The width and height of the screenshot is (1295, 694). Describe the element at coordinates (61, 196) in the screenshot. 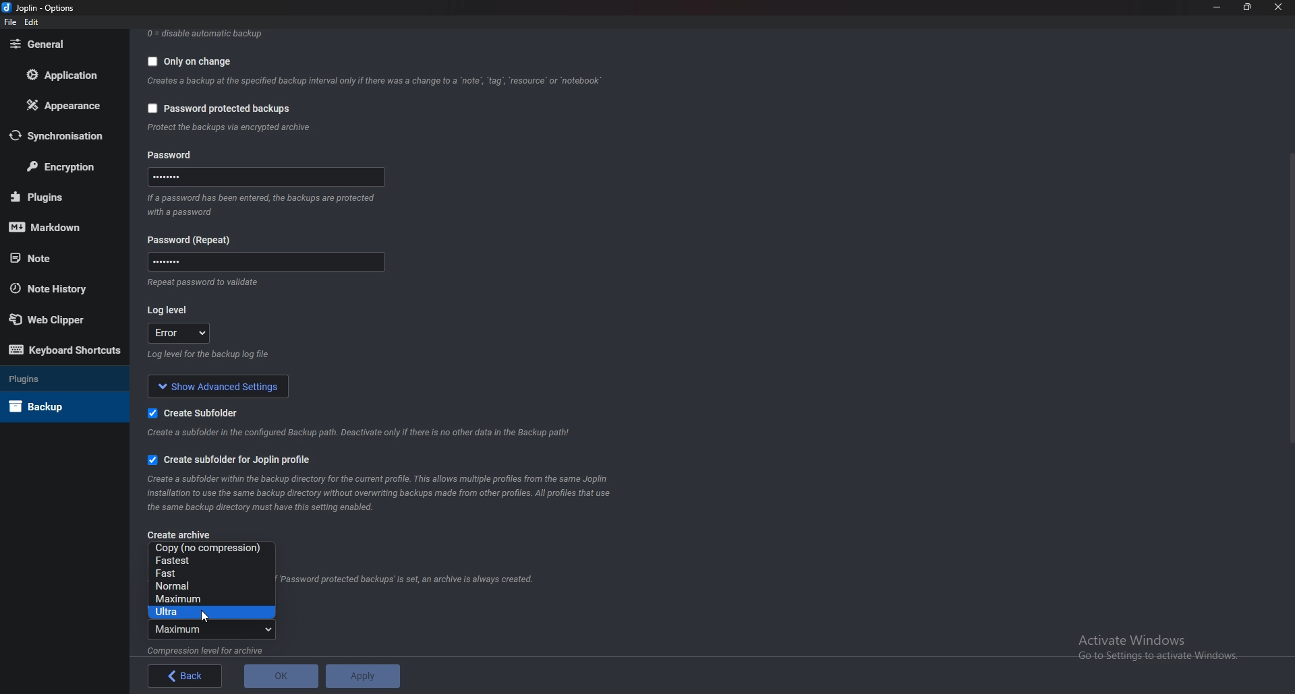

I see `Plugins` at that location.